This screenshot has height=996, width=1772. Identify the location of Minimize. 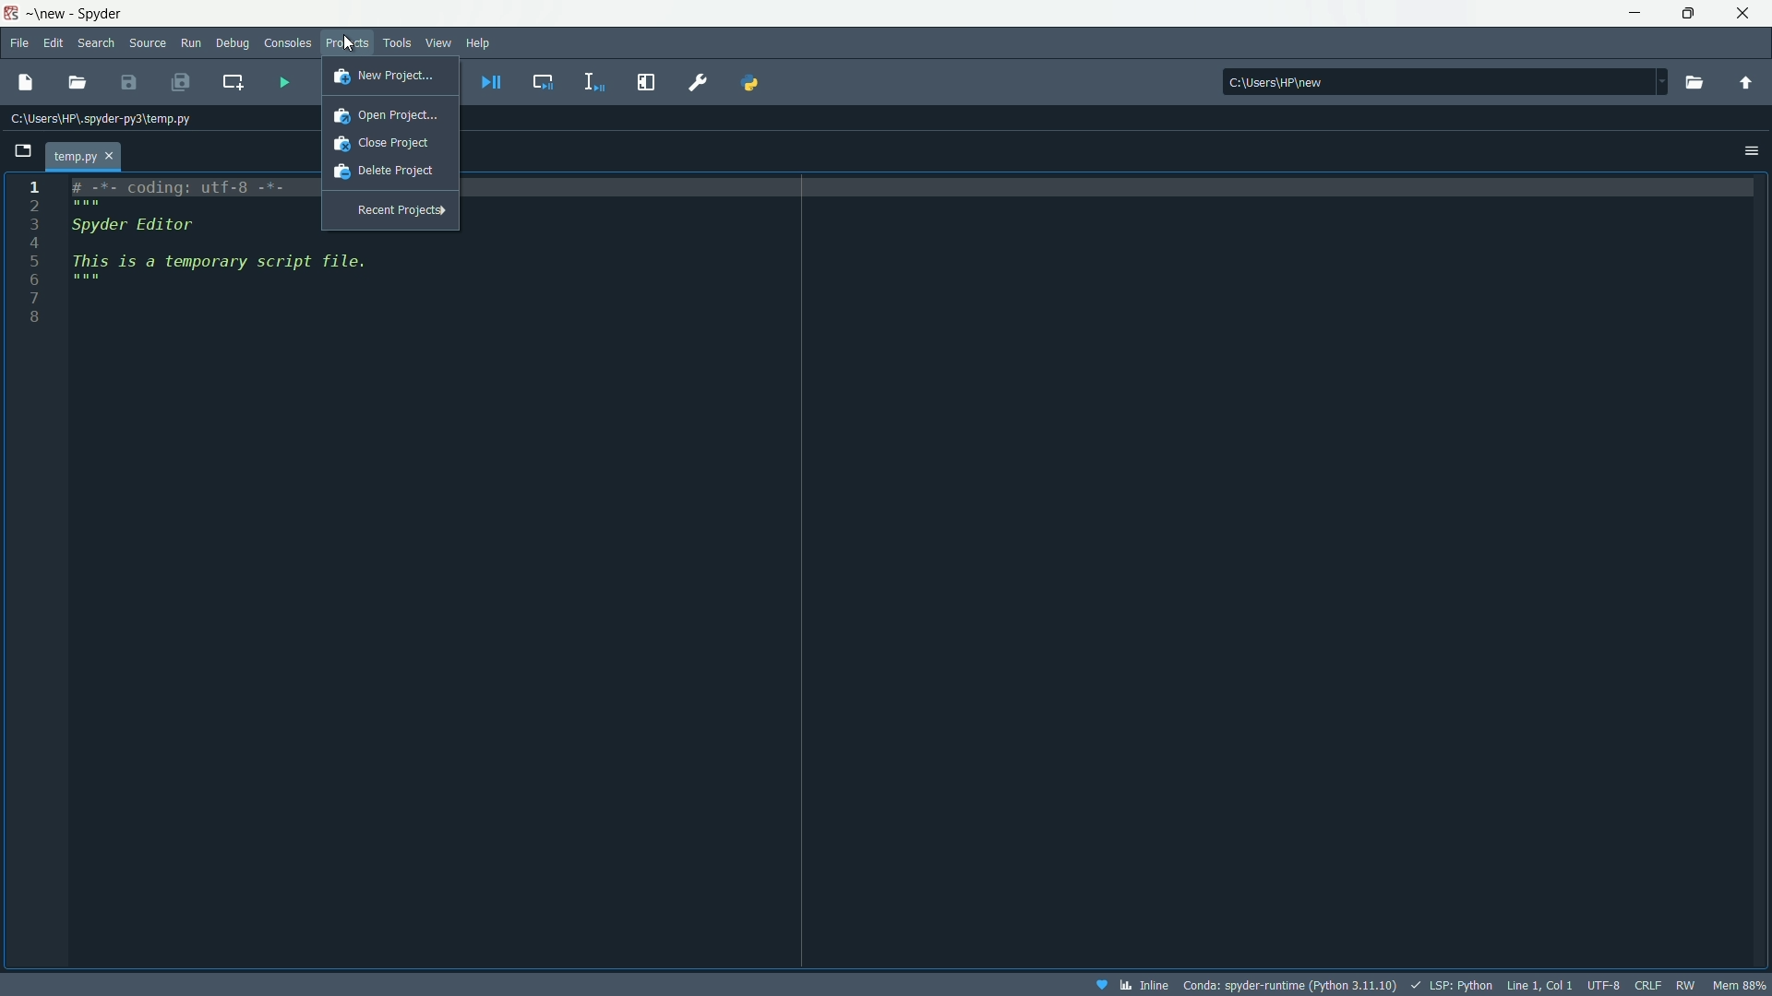
(1630, 14).